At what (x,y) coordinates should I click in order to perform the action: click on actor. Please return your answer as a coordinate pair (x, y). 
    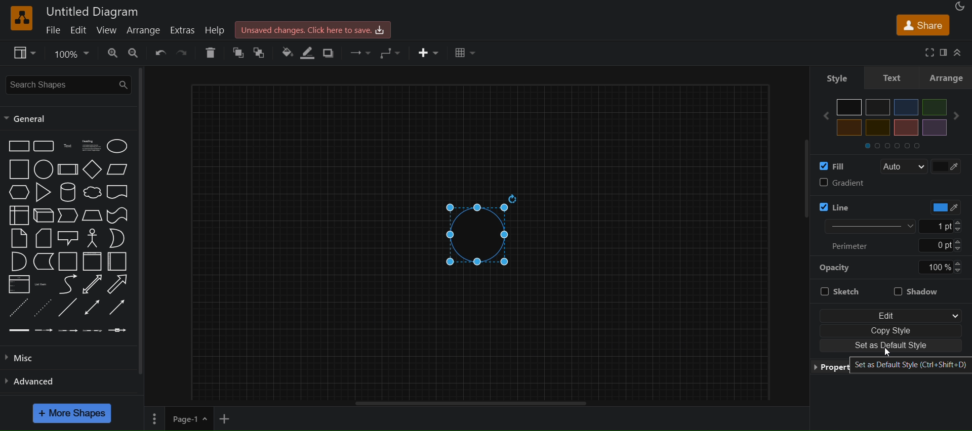
    Looking at the image, I should click on (93, 238).